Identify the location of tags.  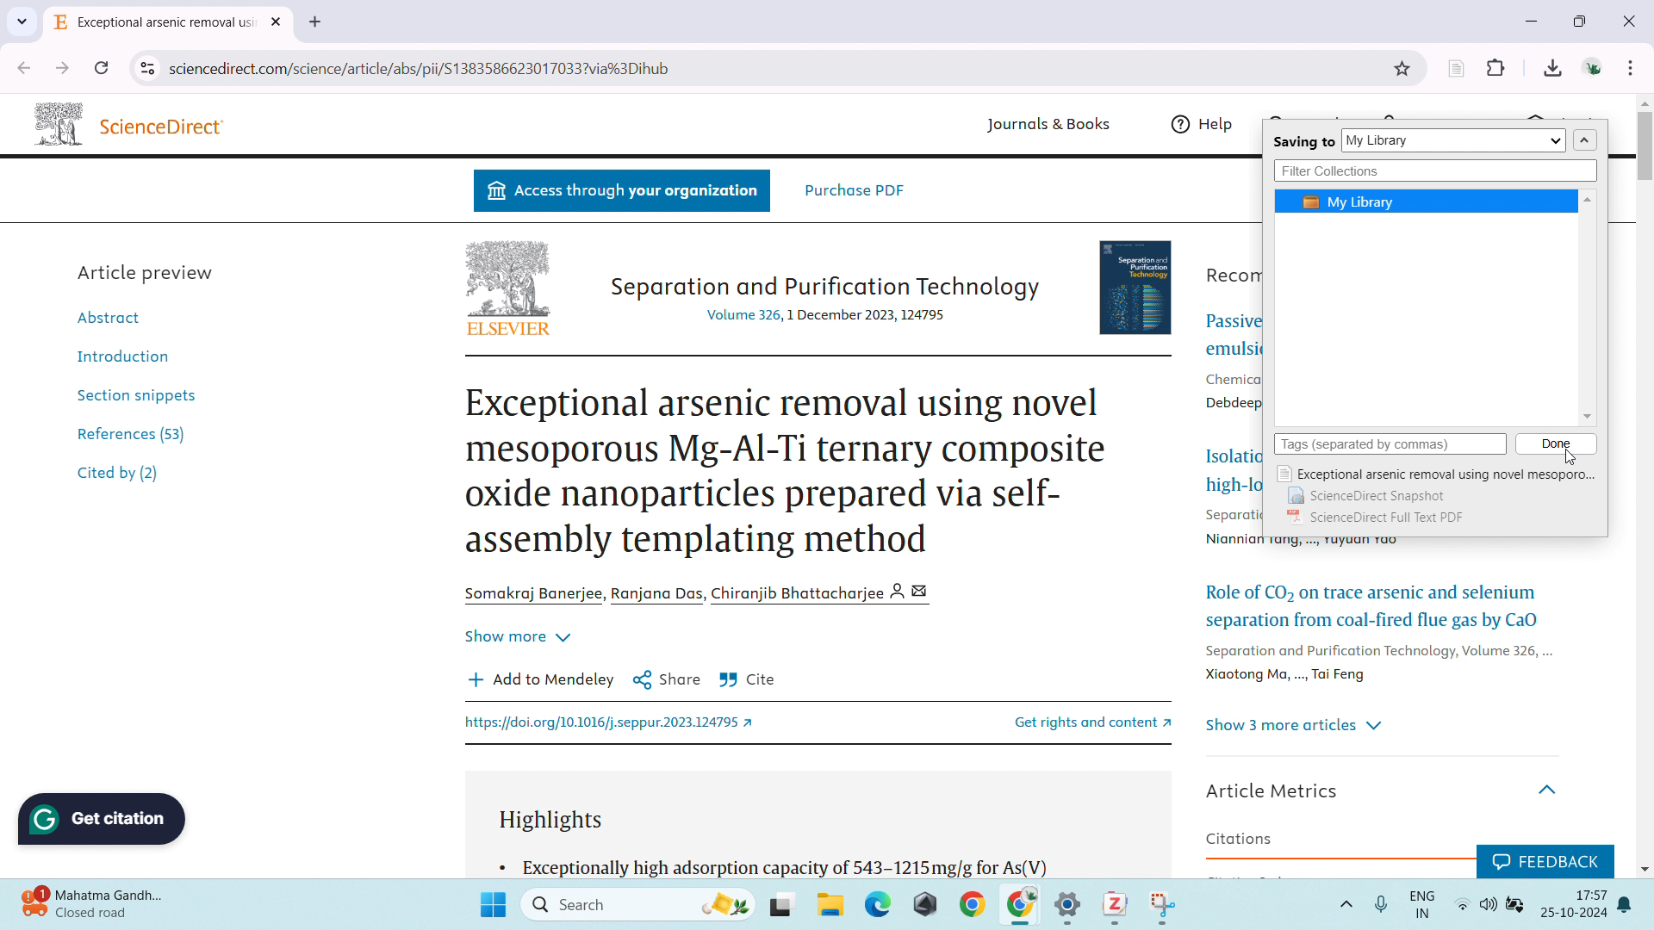
(1390, 444).